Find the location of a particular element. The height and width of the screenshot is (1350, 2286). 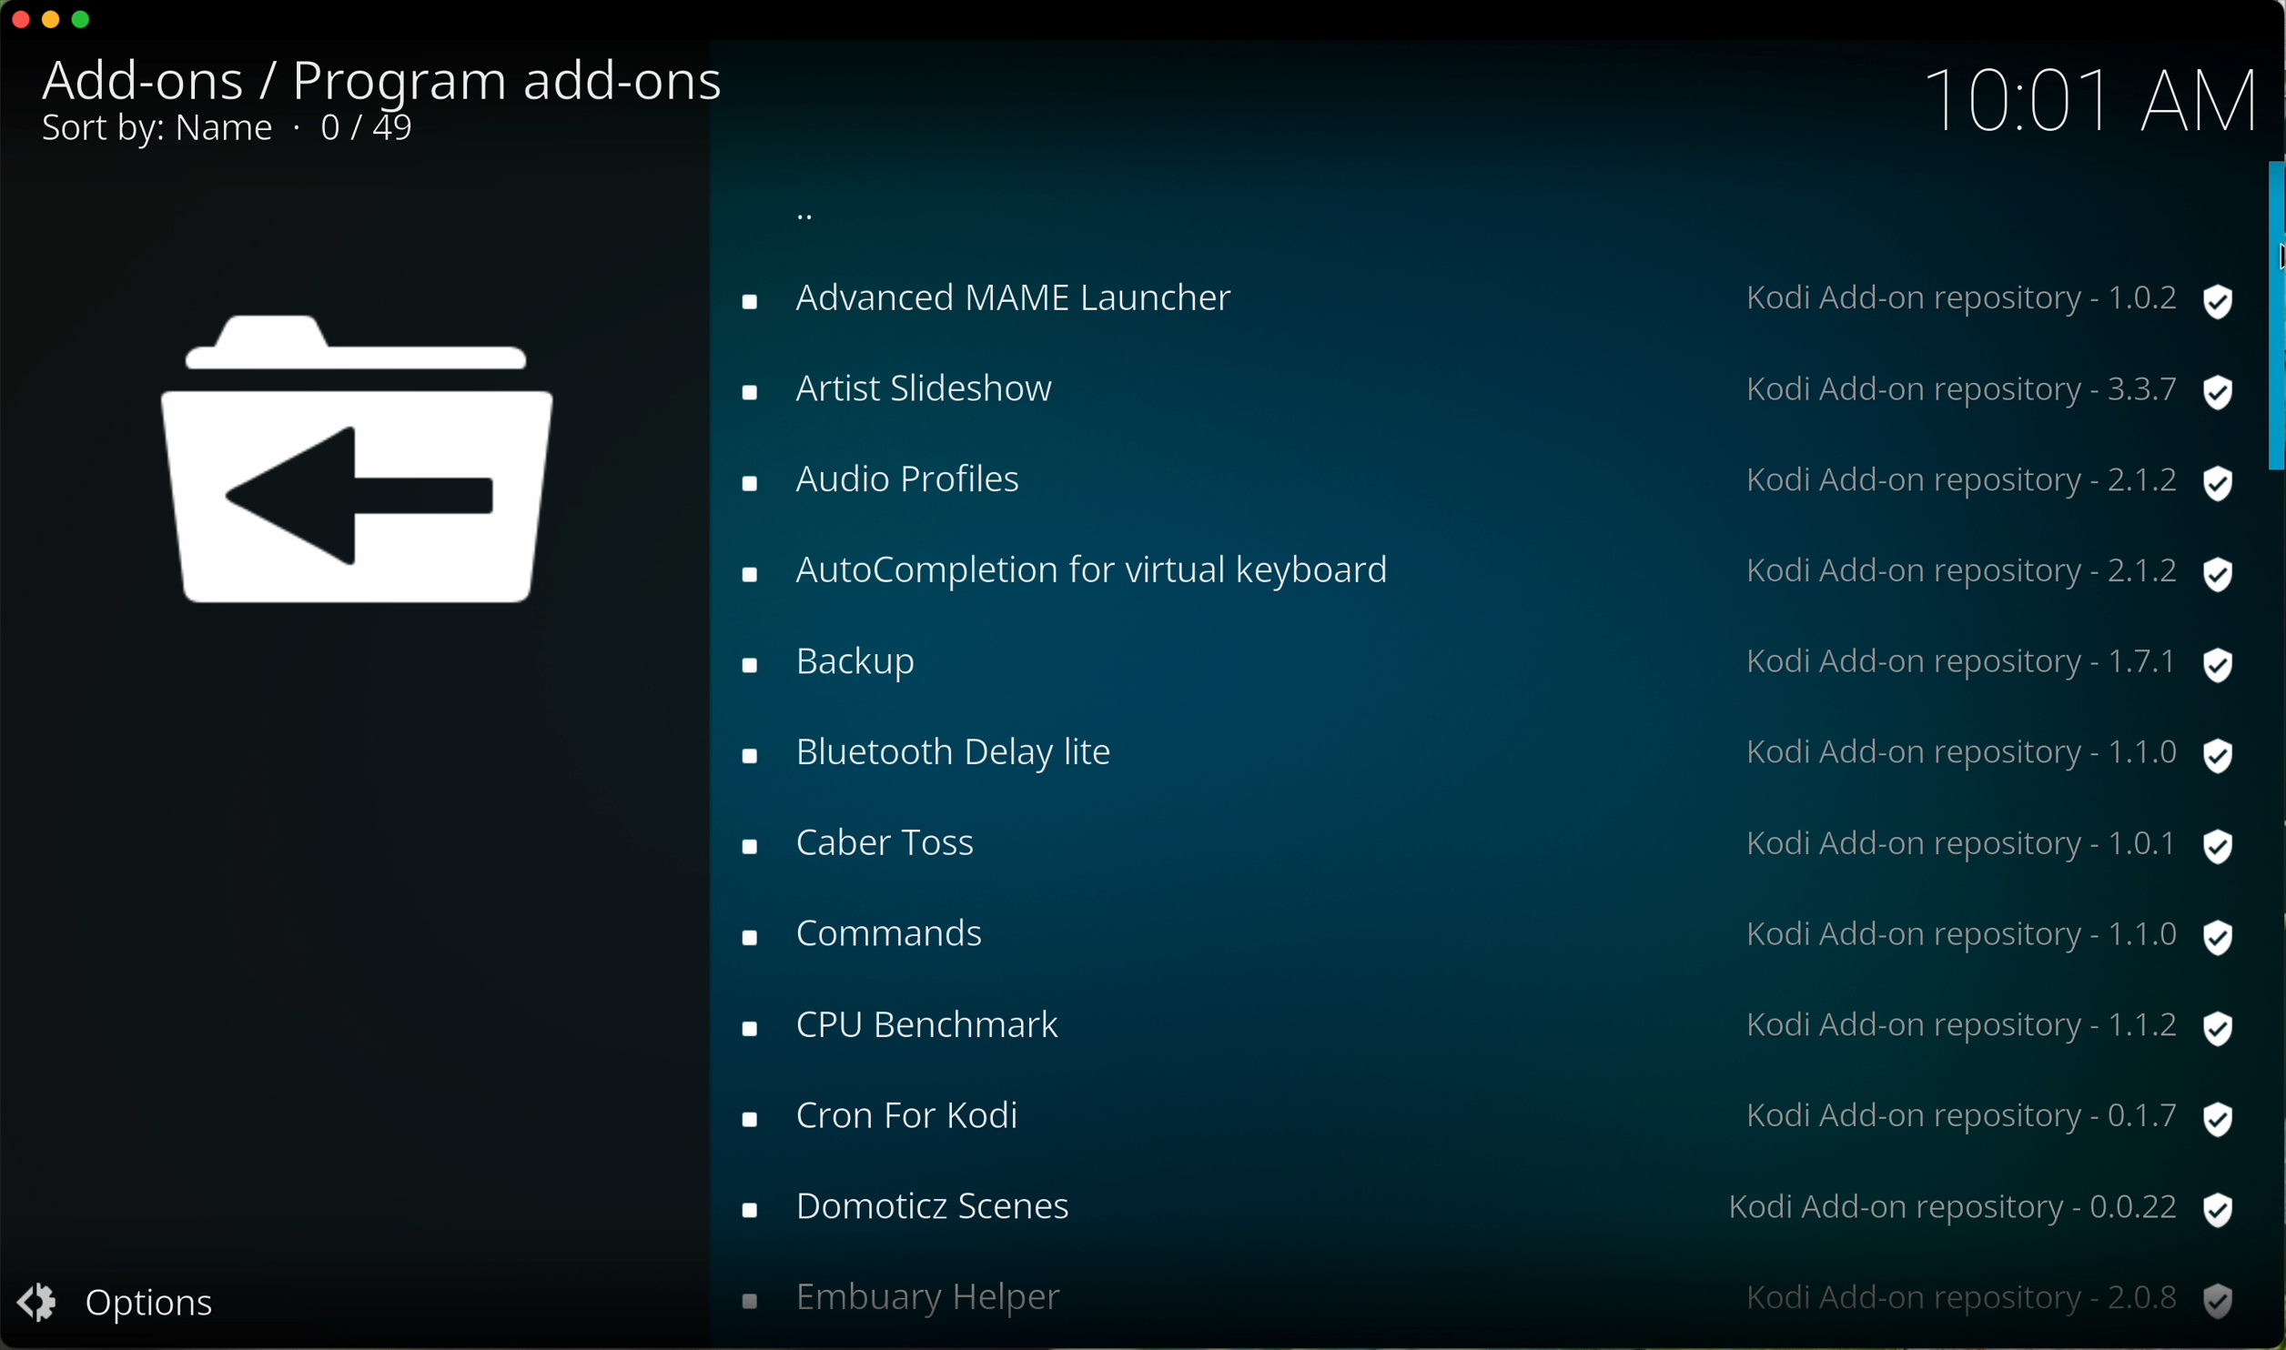

embuary helper is located at coordinates (1489, 1296).